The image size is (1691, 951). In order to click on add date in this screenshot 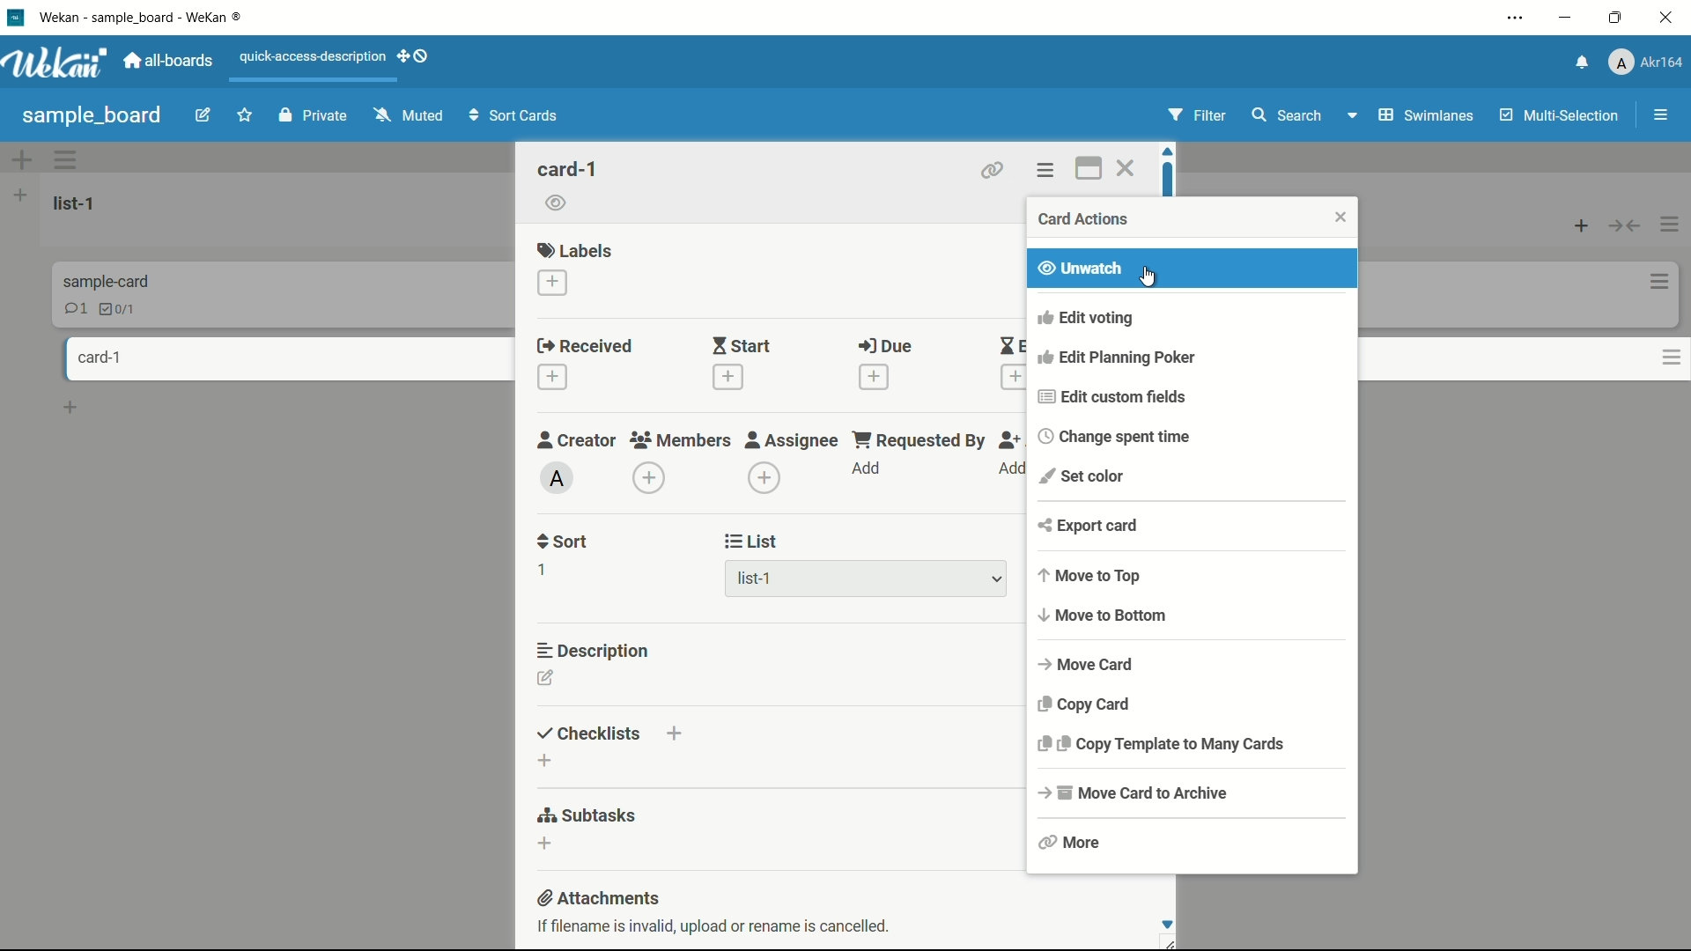, I will do `click(552, 378)`.